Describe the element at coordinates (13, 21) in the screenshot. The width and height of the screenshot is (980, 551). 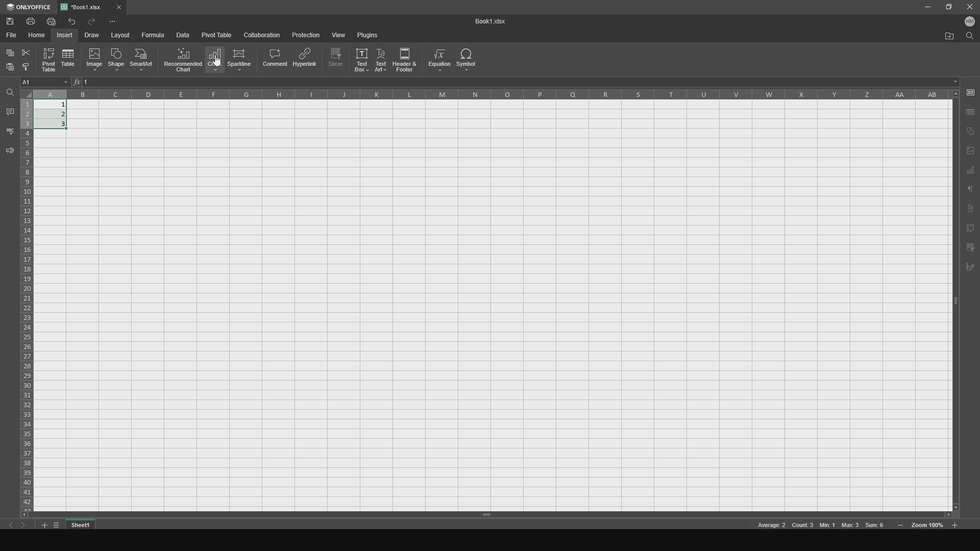
I see `save` at that location.